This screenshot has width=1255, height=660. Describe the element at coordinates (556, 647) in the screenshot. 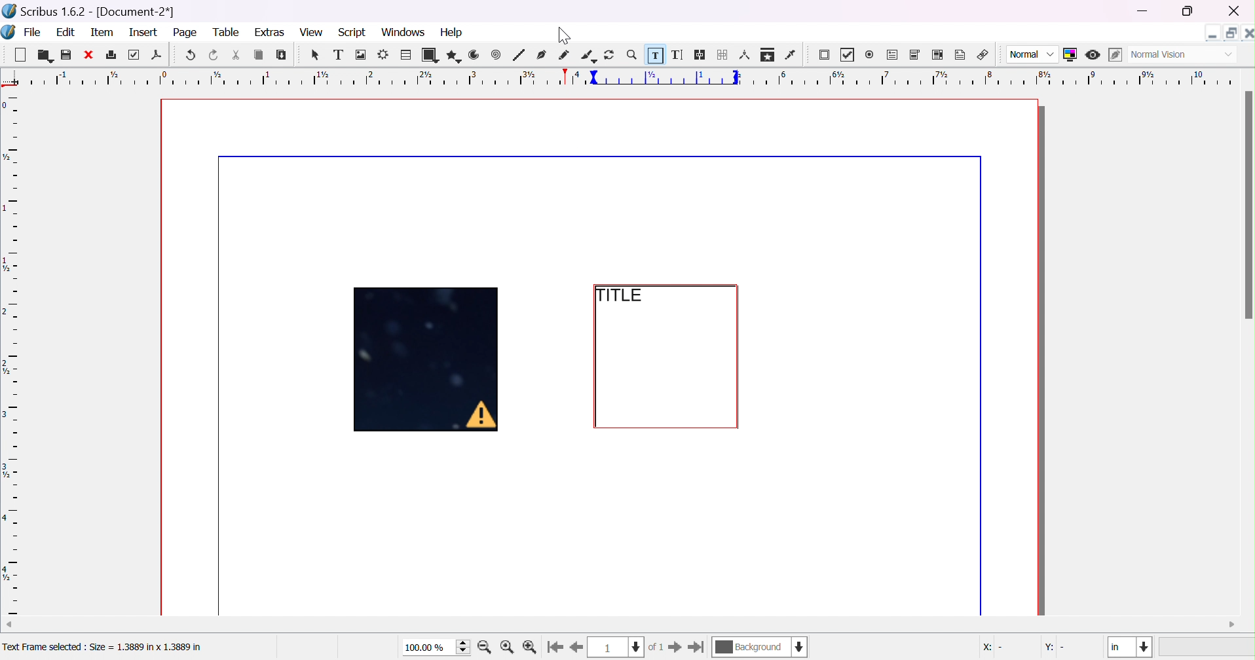

I see `go to first page` at that location.